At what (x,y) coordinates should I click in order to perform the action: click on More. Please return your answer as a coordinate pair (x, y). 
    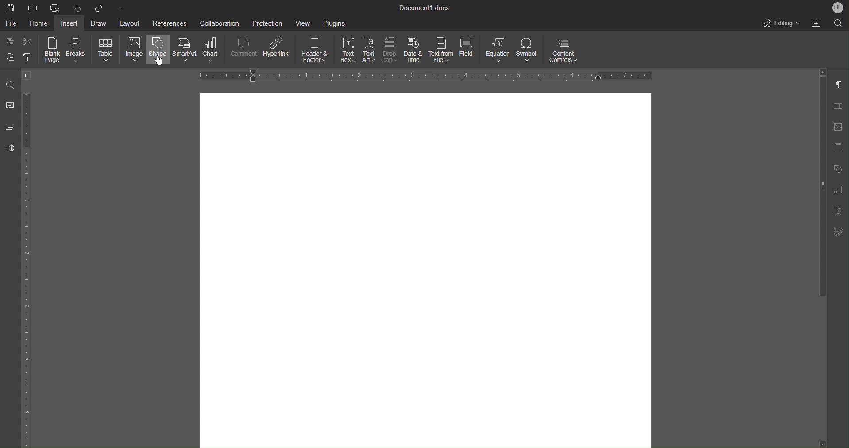
    Looking at the image, I should click on (120, 7).